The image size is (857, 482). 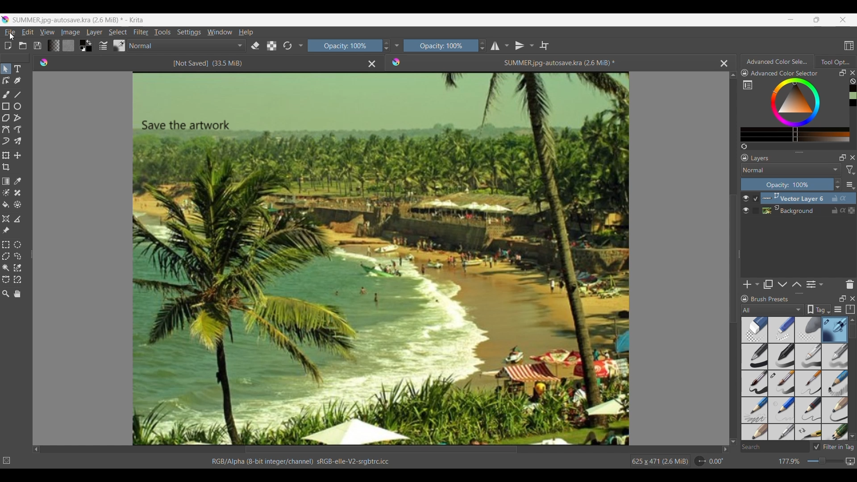 I want to click on Layer, so click(x=94, y=32).